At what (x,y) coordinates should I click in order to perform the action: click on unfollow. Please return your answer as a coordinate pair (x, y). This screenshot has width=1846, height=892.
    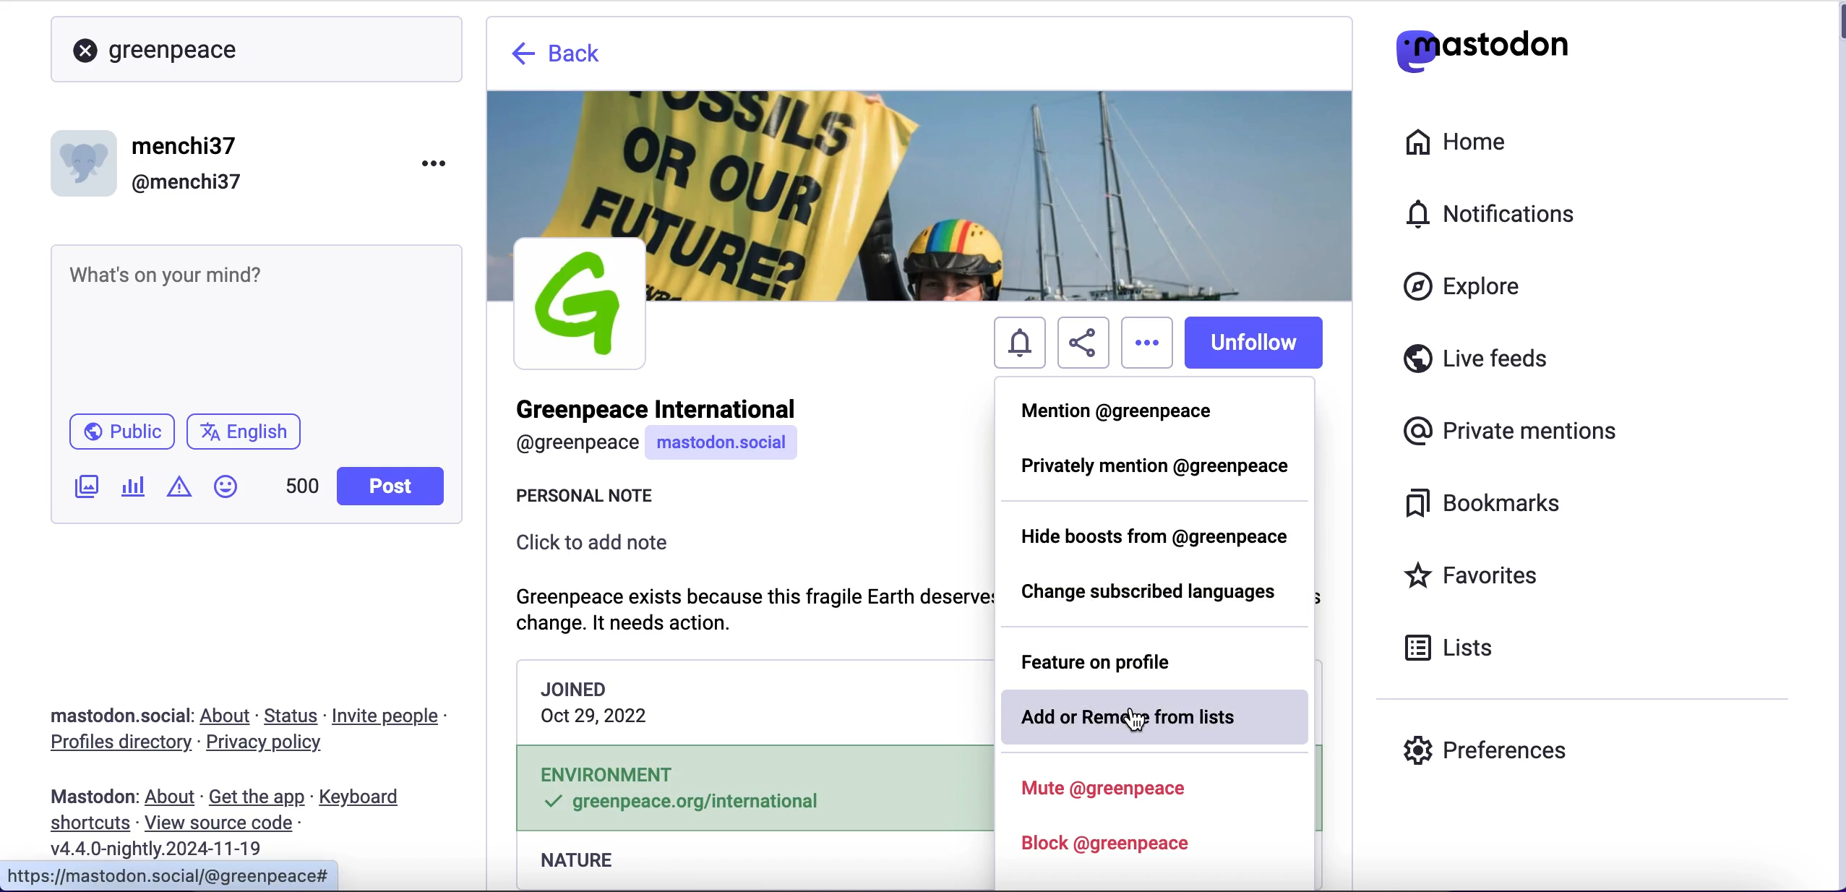
    Looking at the image, I should click on (1259, 345).